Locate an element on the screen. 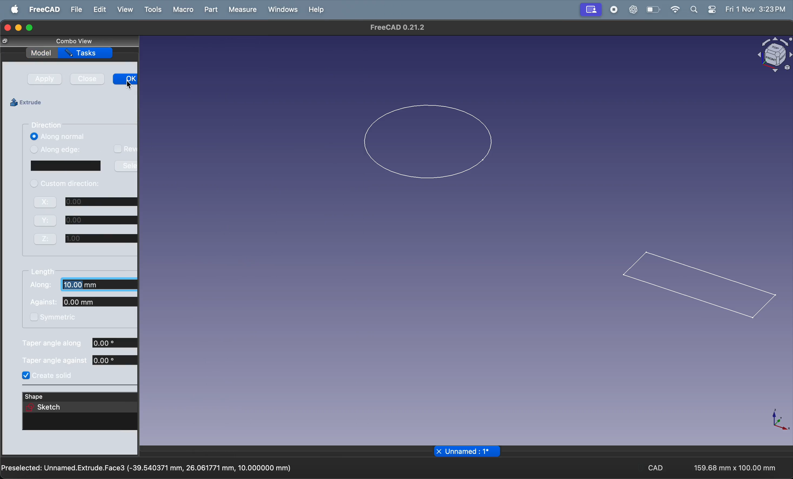  minimize is located at coordinates (17, 28).